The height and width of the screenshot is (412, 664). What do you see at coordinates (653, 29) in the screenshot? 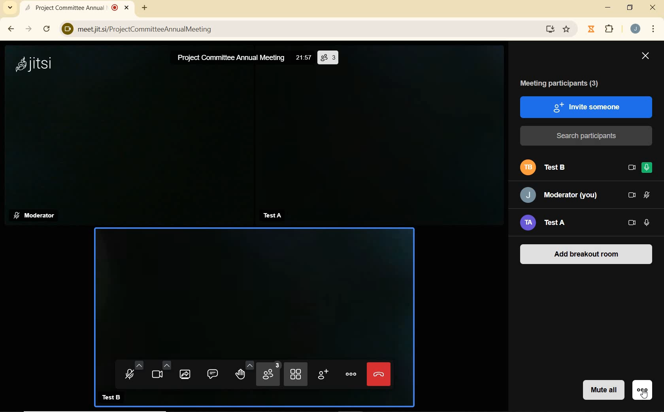
I see `CUSTOMIZE GOOGLE CHROME` at bounding box center [653, 29].